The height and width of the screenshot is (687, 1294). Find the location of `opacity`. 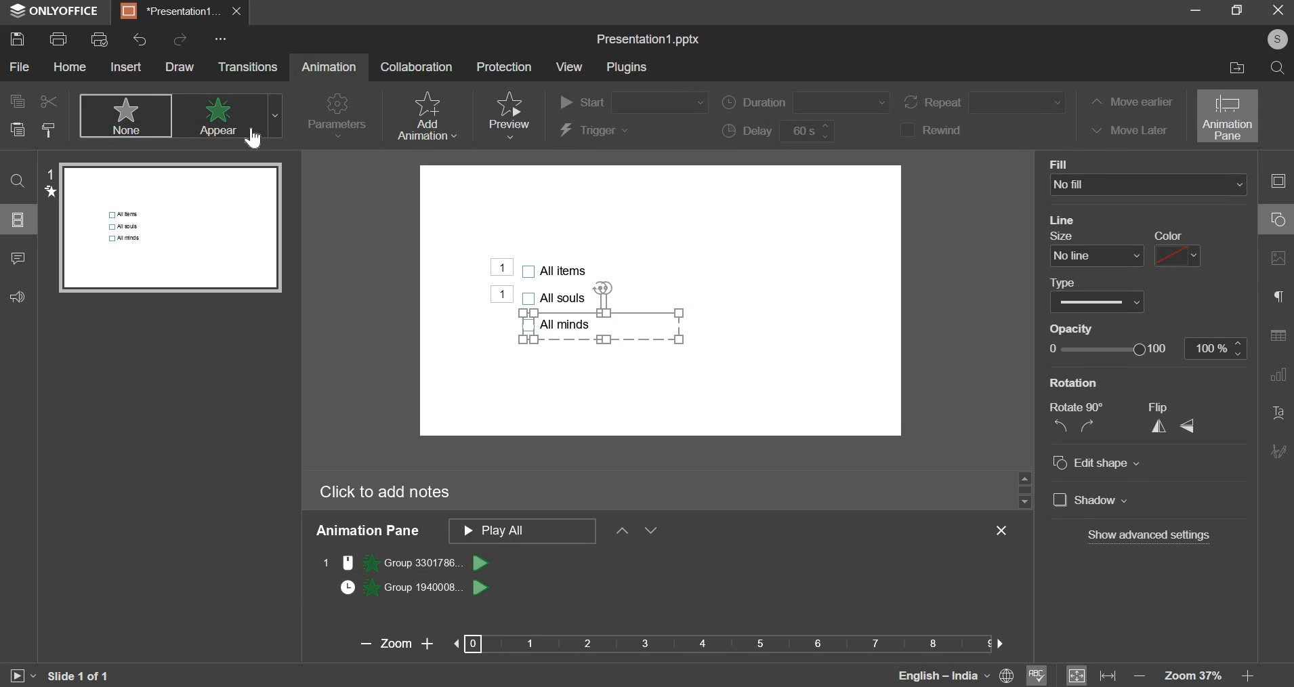

opacity is located at coordinates (1148, 349).